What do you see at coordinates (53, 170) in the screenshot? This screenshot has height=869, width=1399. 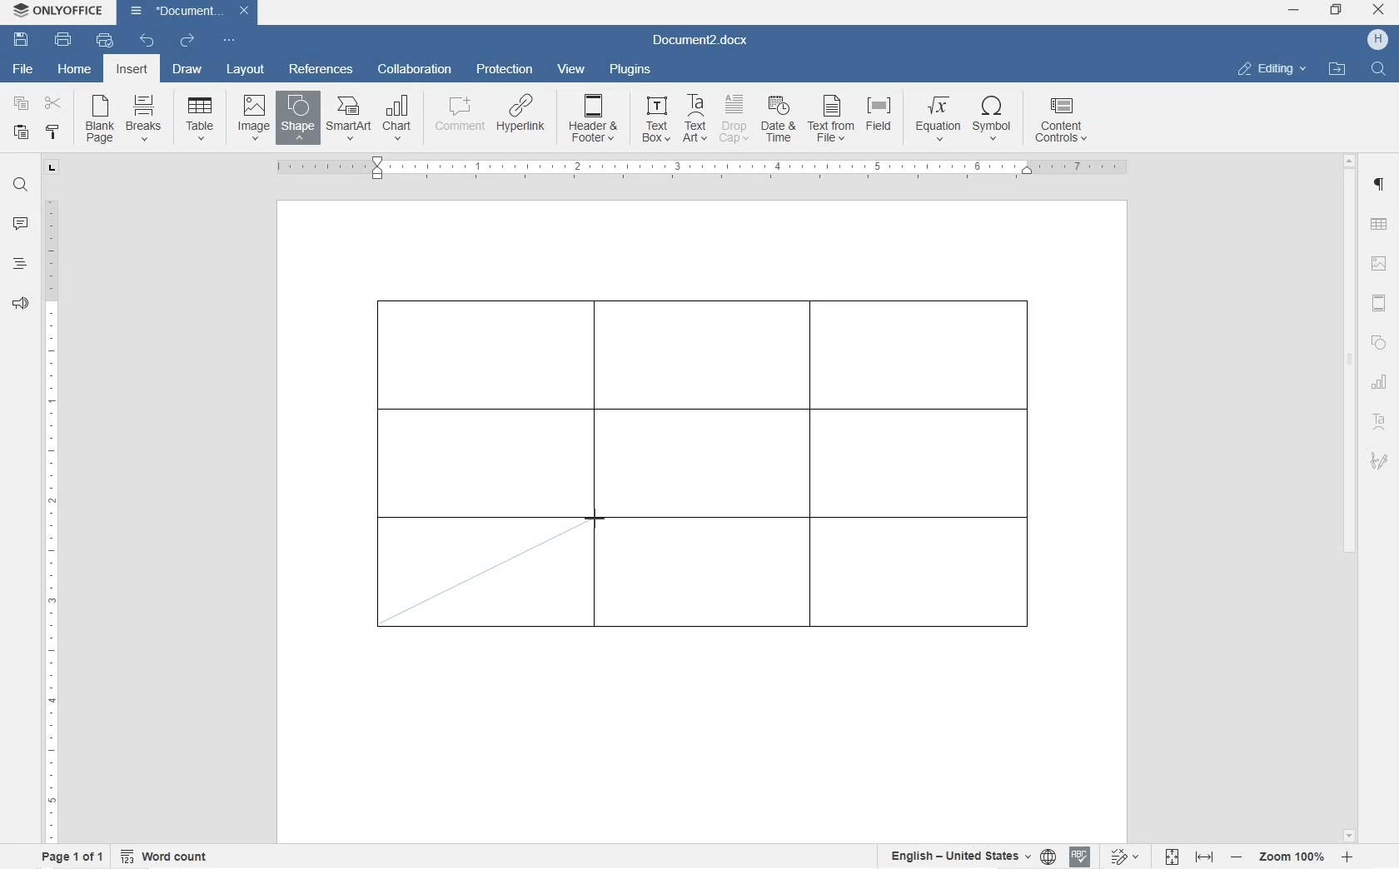 I see `tab` at bounding box center [53, 170].